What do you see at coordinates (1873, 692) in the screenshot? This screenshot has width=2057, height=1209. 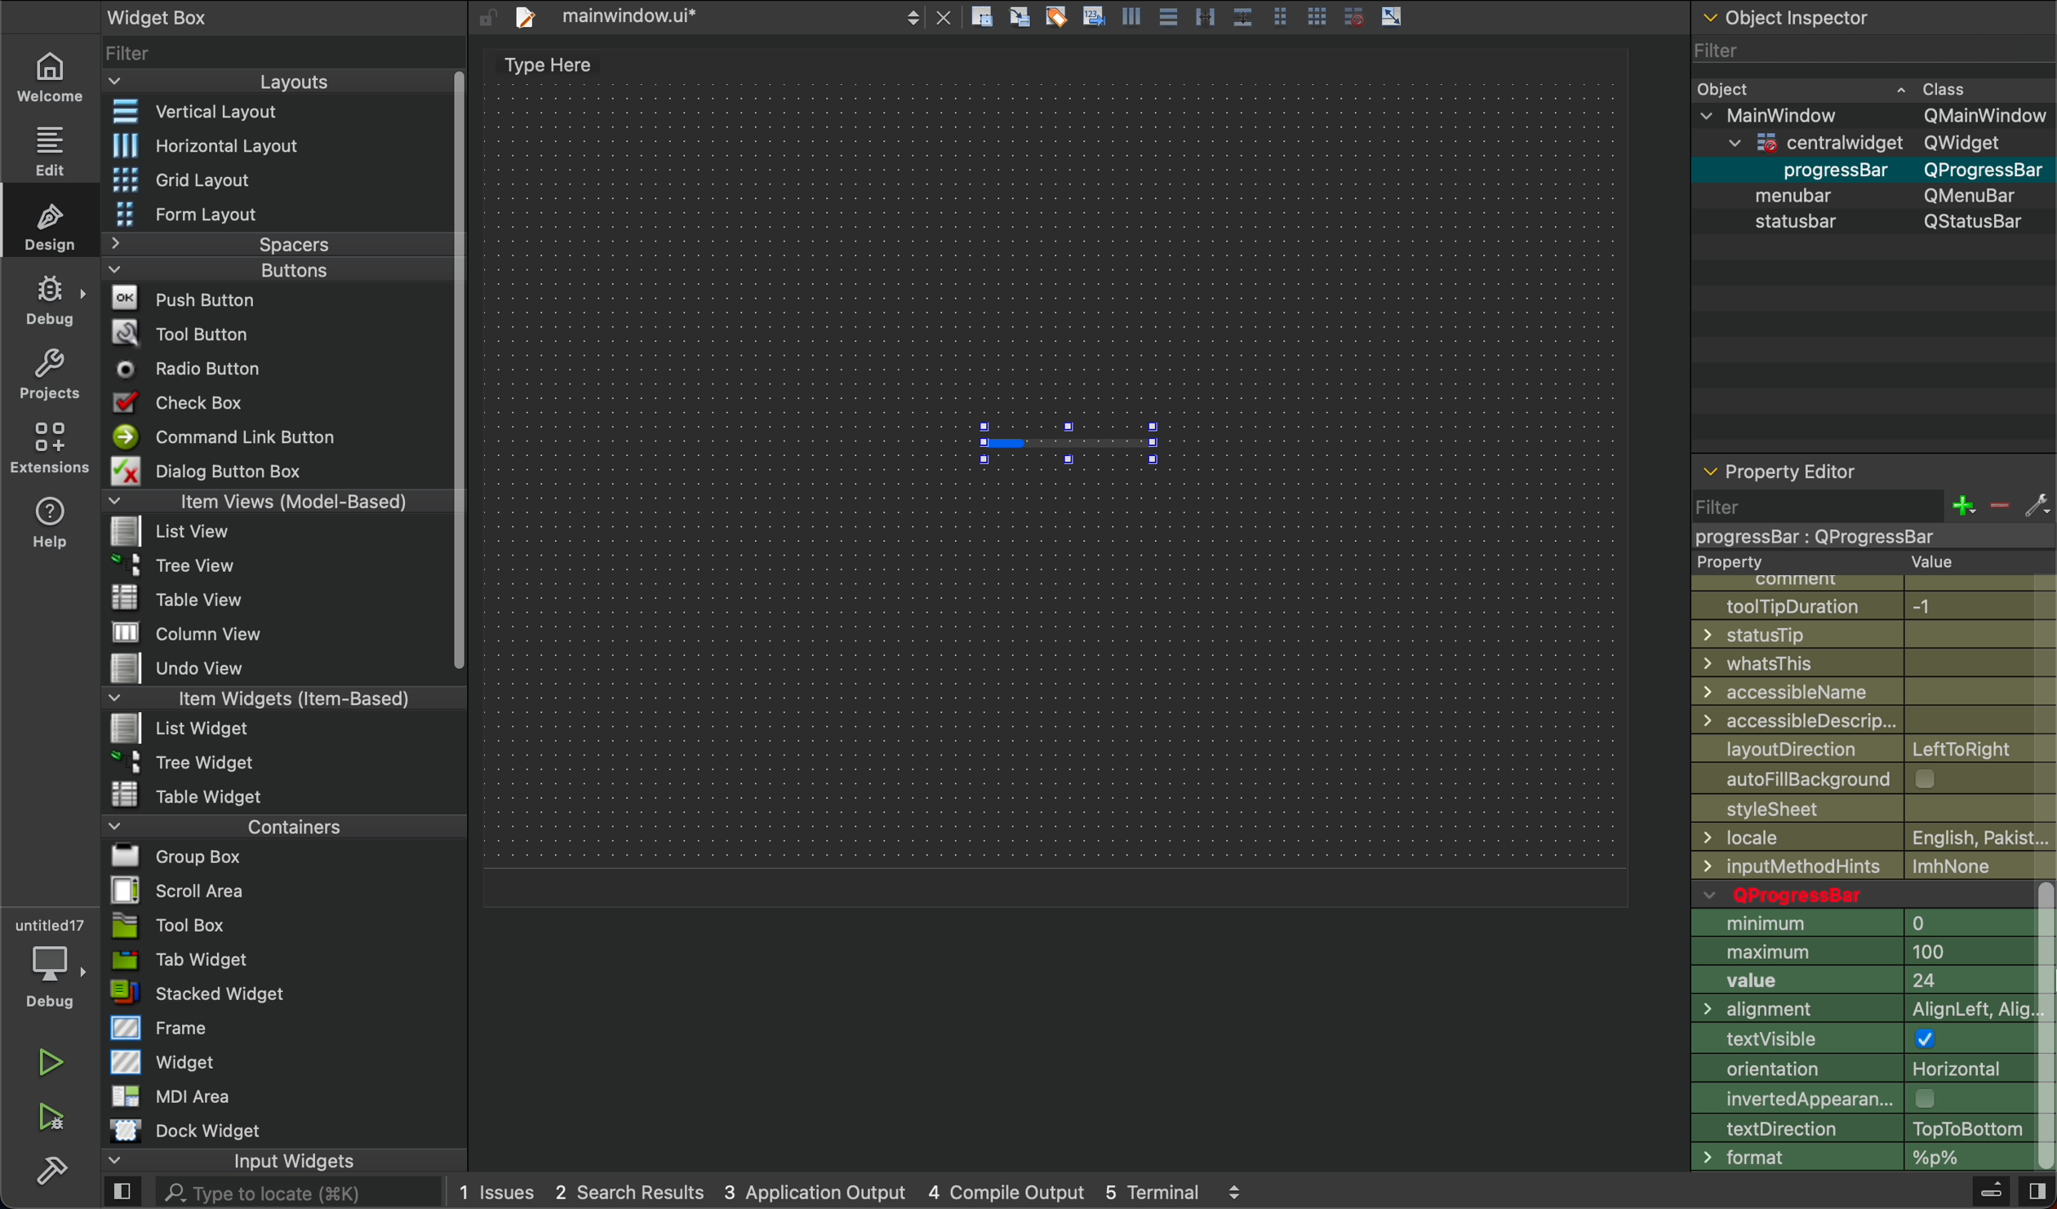 I see `Accessible Nmae` at bounding box center [1873, 692].